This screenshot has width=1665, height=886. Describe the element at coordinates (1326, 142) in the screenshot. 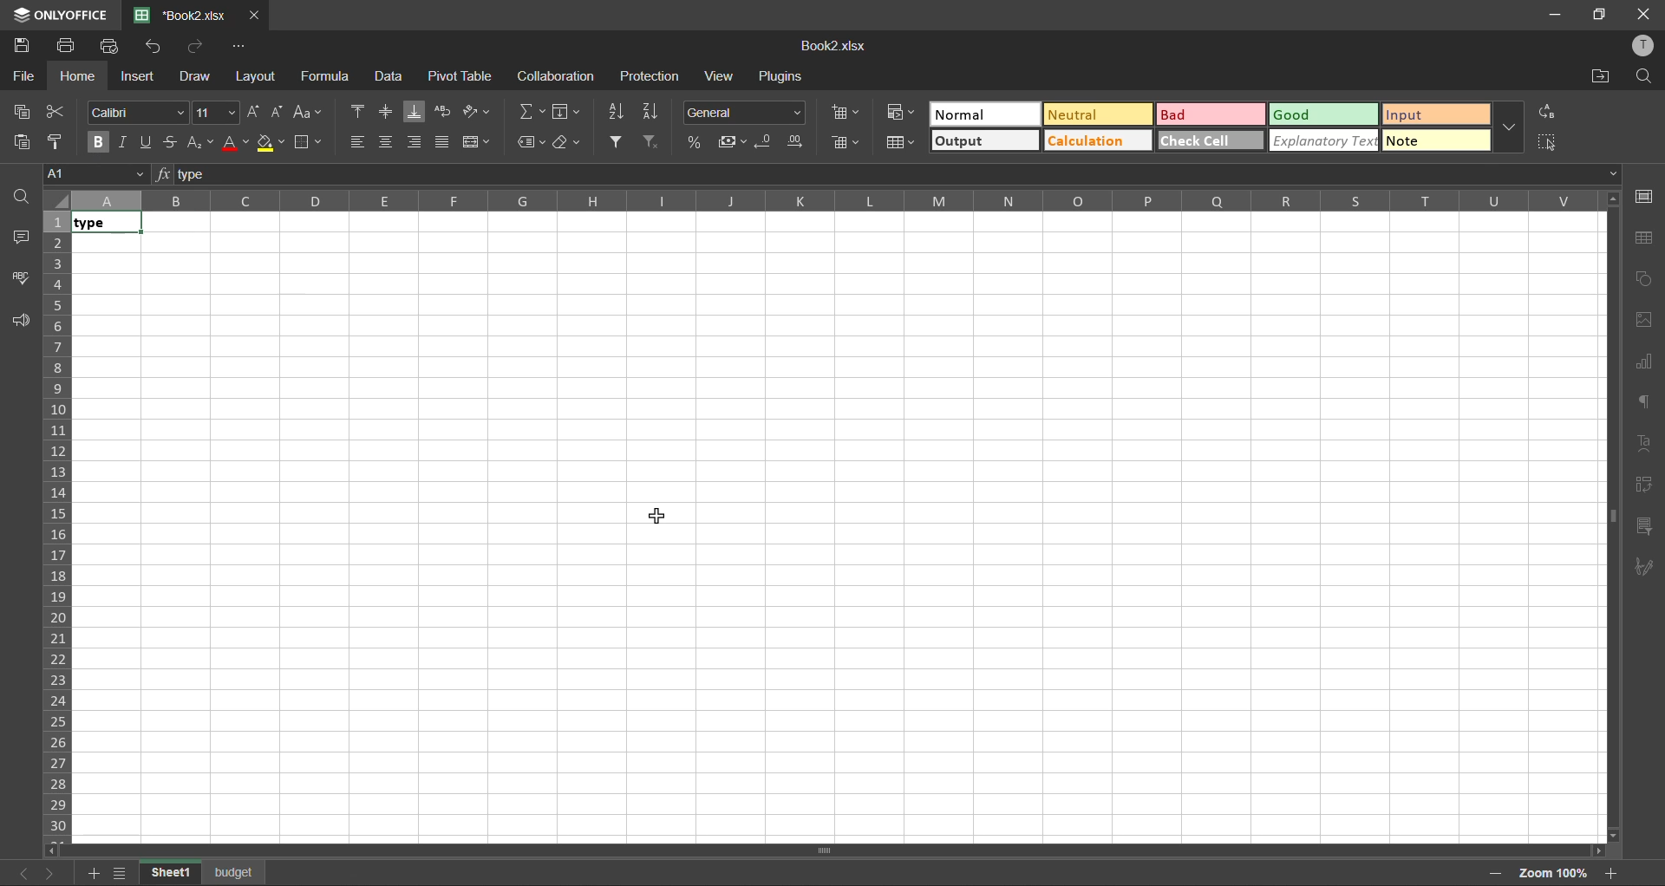

I see `explanatory text` at that location.